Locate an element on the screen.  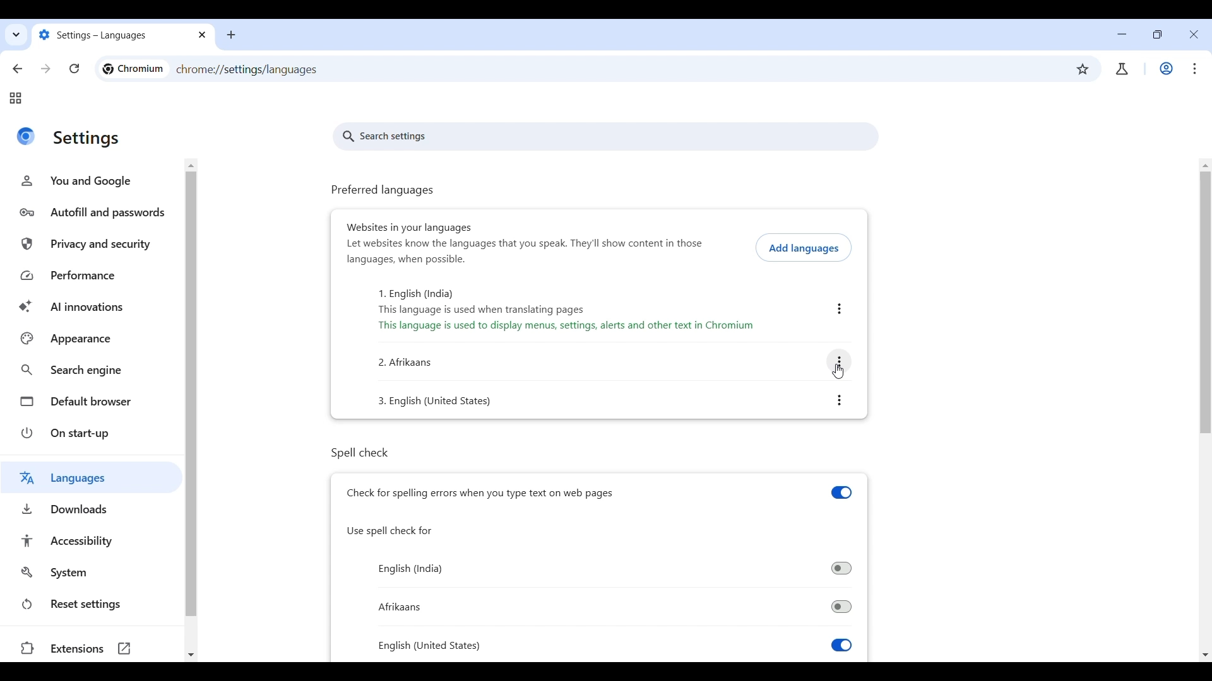
Close interface is located at coordinates (1194, 35).